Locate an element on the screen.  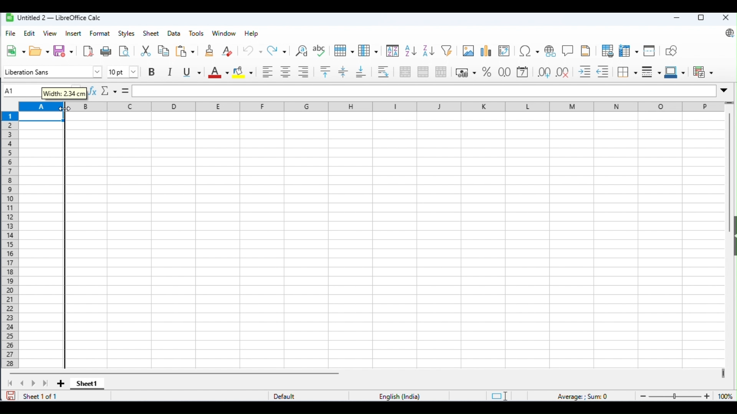
column headings is located at coordinates (401, 106).